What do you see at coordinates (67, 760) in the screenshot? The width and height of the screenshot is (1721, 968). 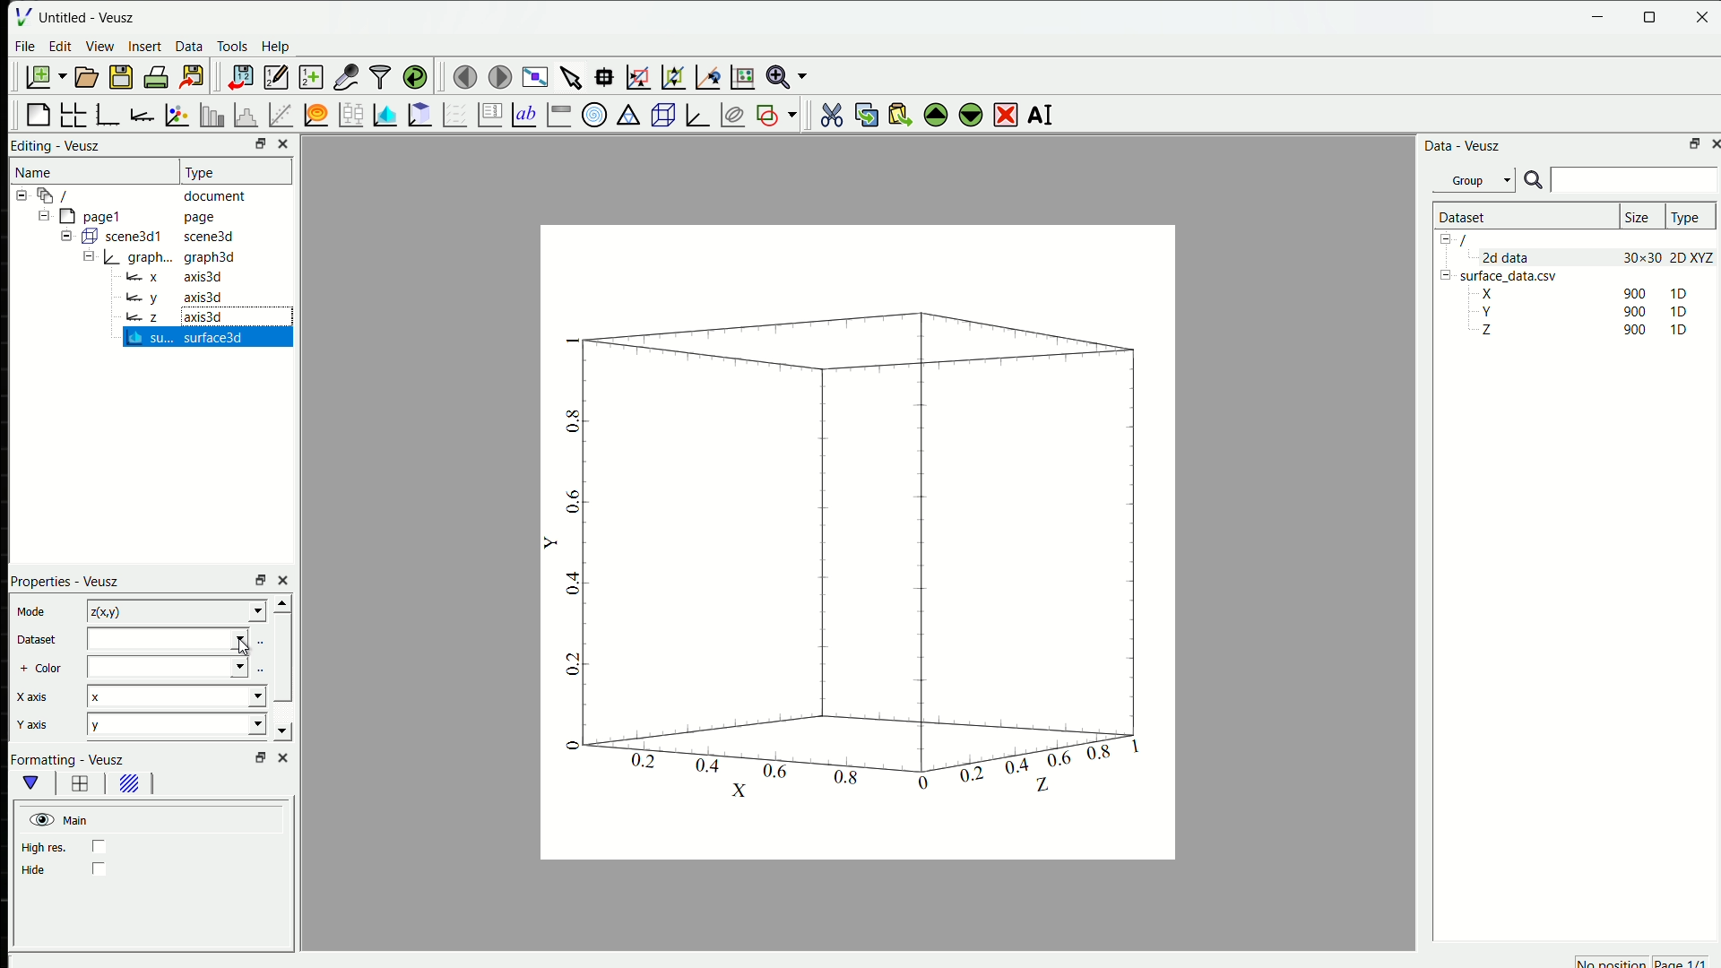 I see `Formatting - Veusz` at bounding box center [67, 760].